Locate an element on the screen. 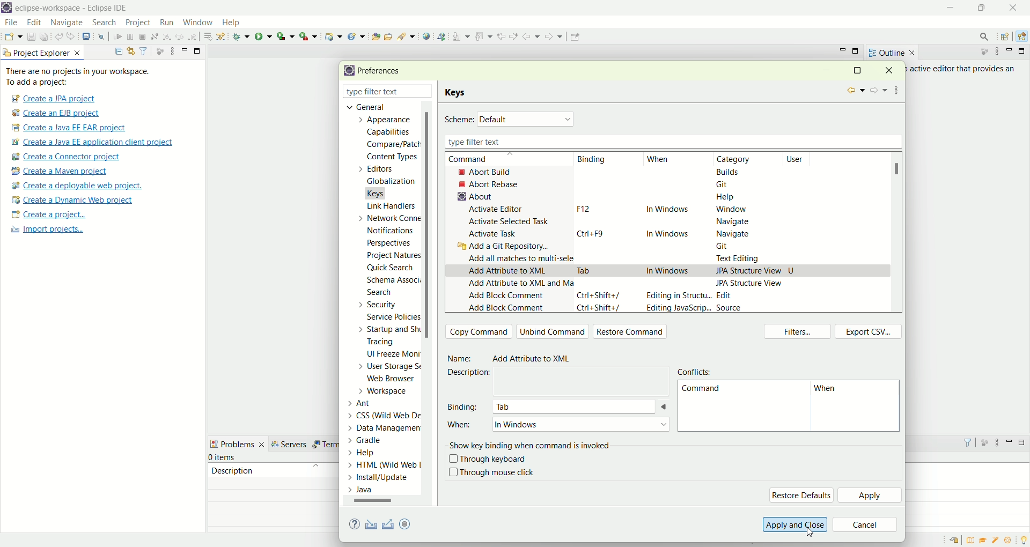  category is located at coordinates (738, 159).